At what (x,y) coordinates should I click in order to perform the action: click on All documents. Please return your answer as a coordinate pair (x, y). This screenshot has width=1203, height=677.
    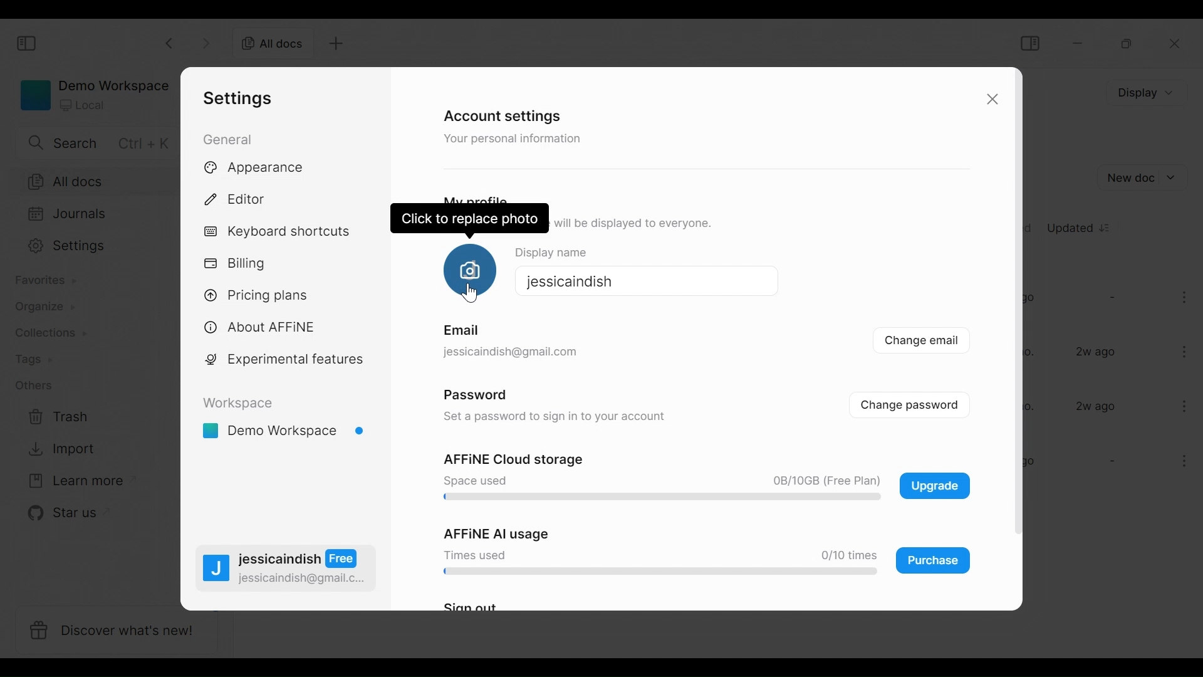
    Looking at the image, I should click on (100, 181).